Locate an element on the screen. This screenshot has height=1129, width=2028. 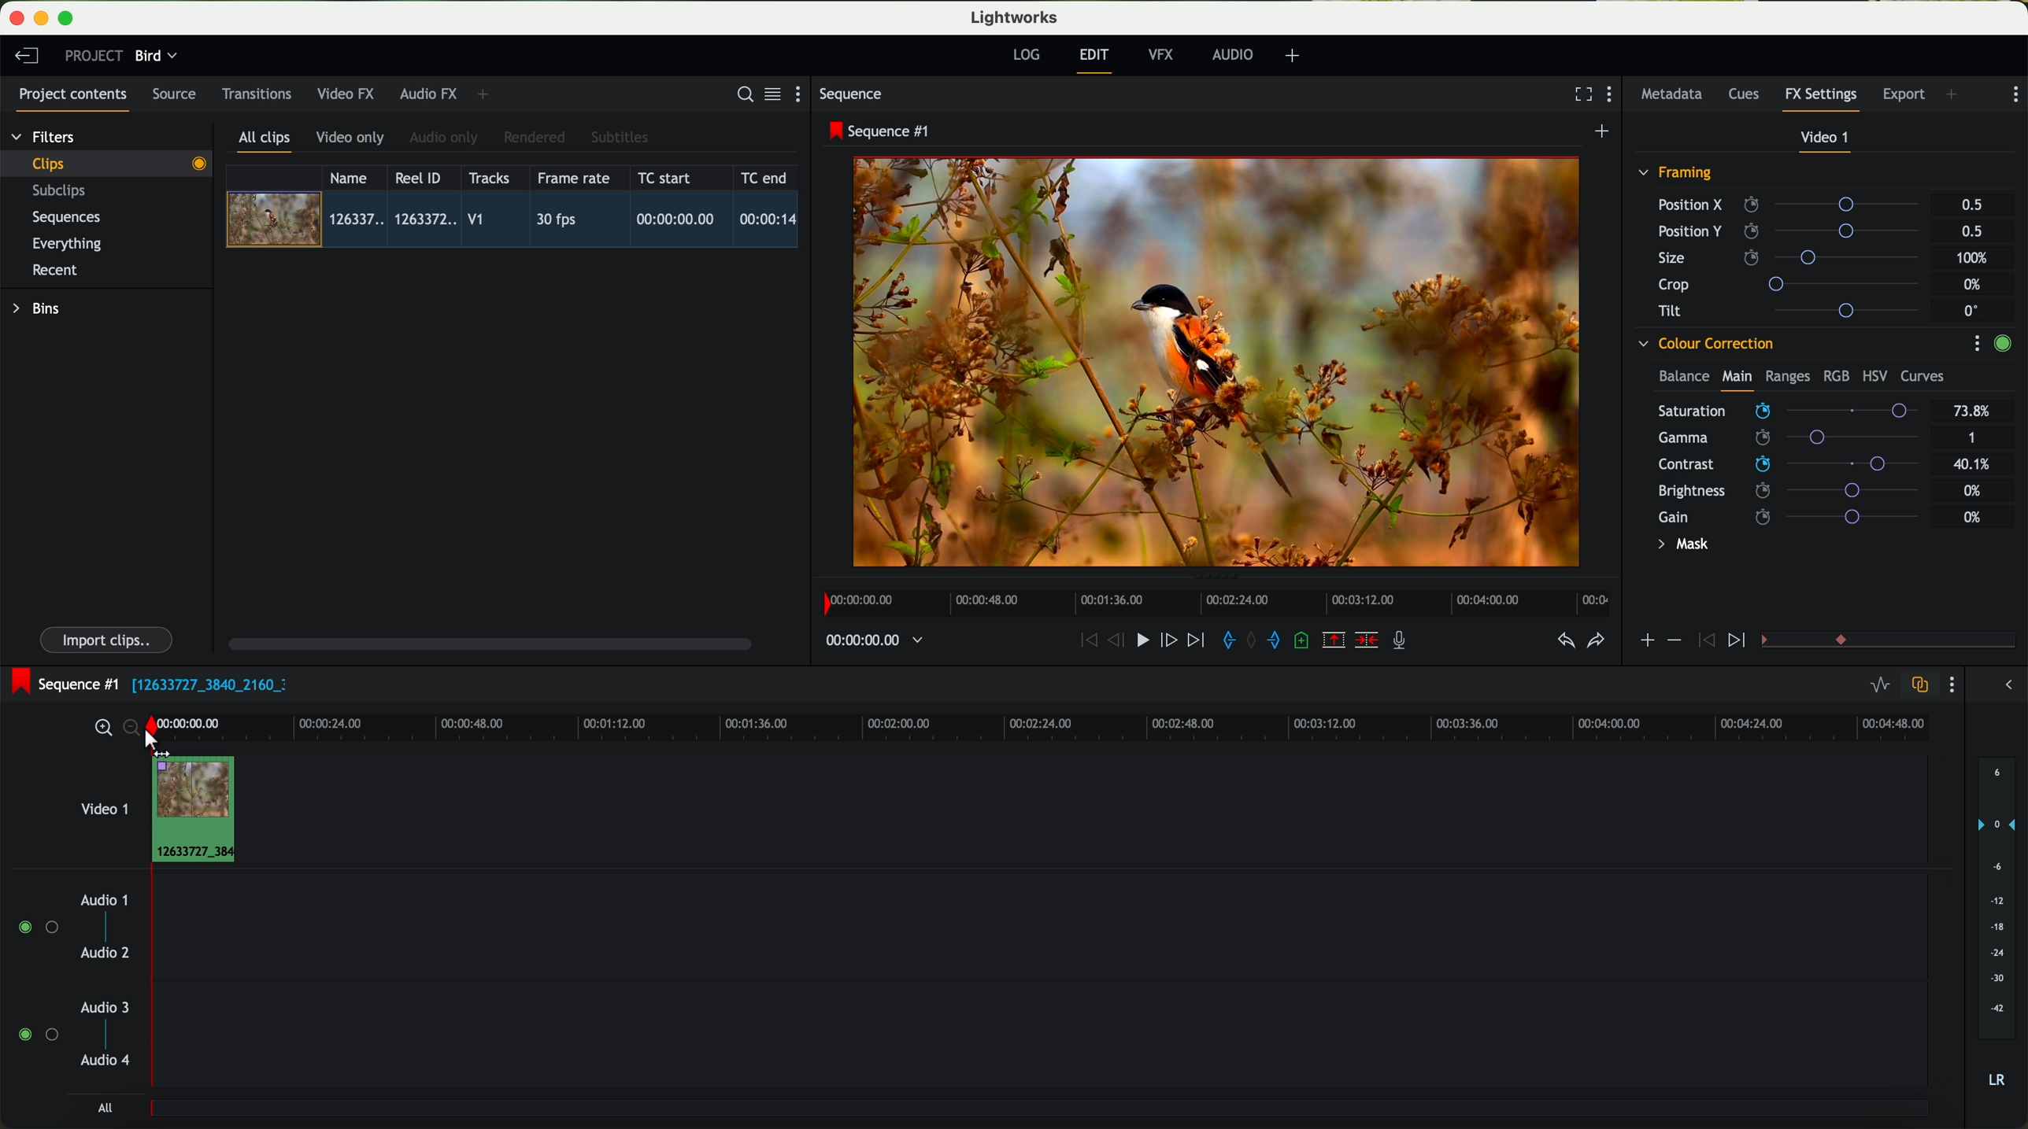
project contents is located at coordinates (73, 99).